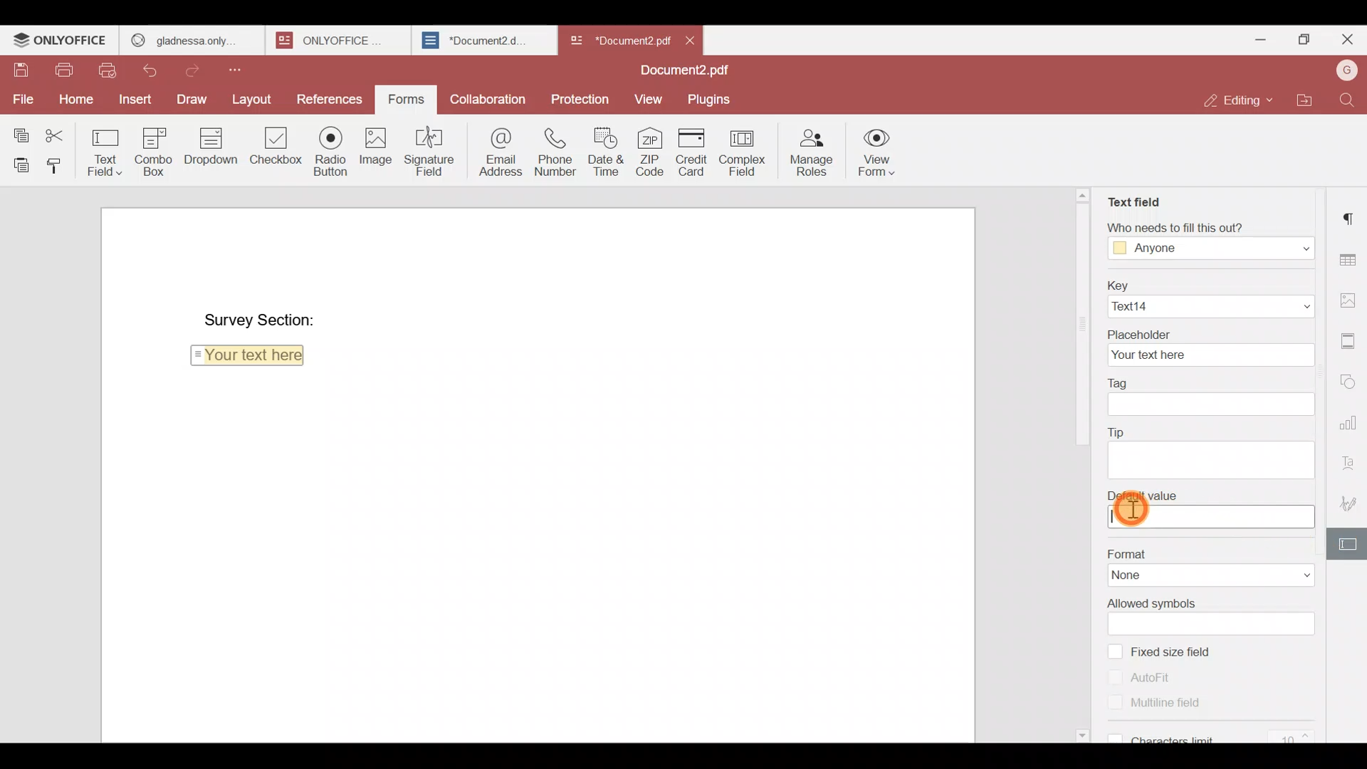 This screenshot has width=1367, height=769. I want to click on Forms, so click(401, 100).